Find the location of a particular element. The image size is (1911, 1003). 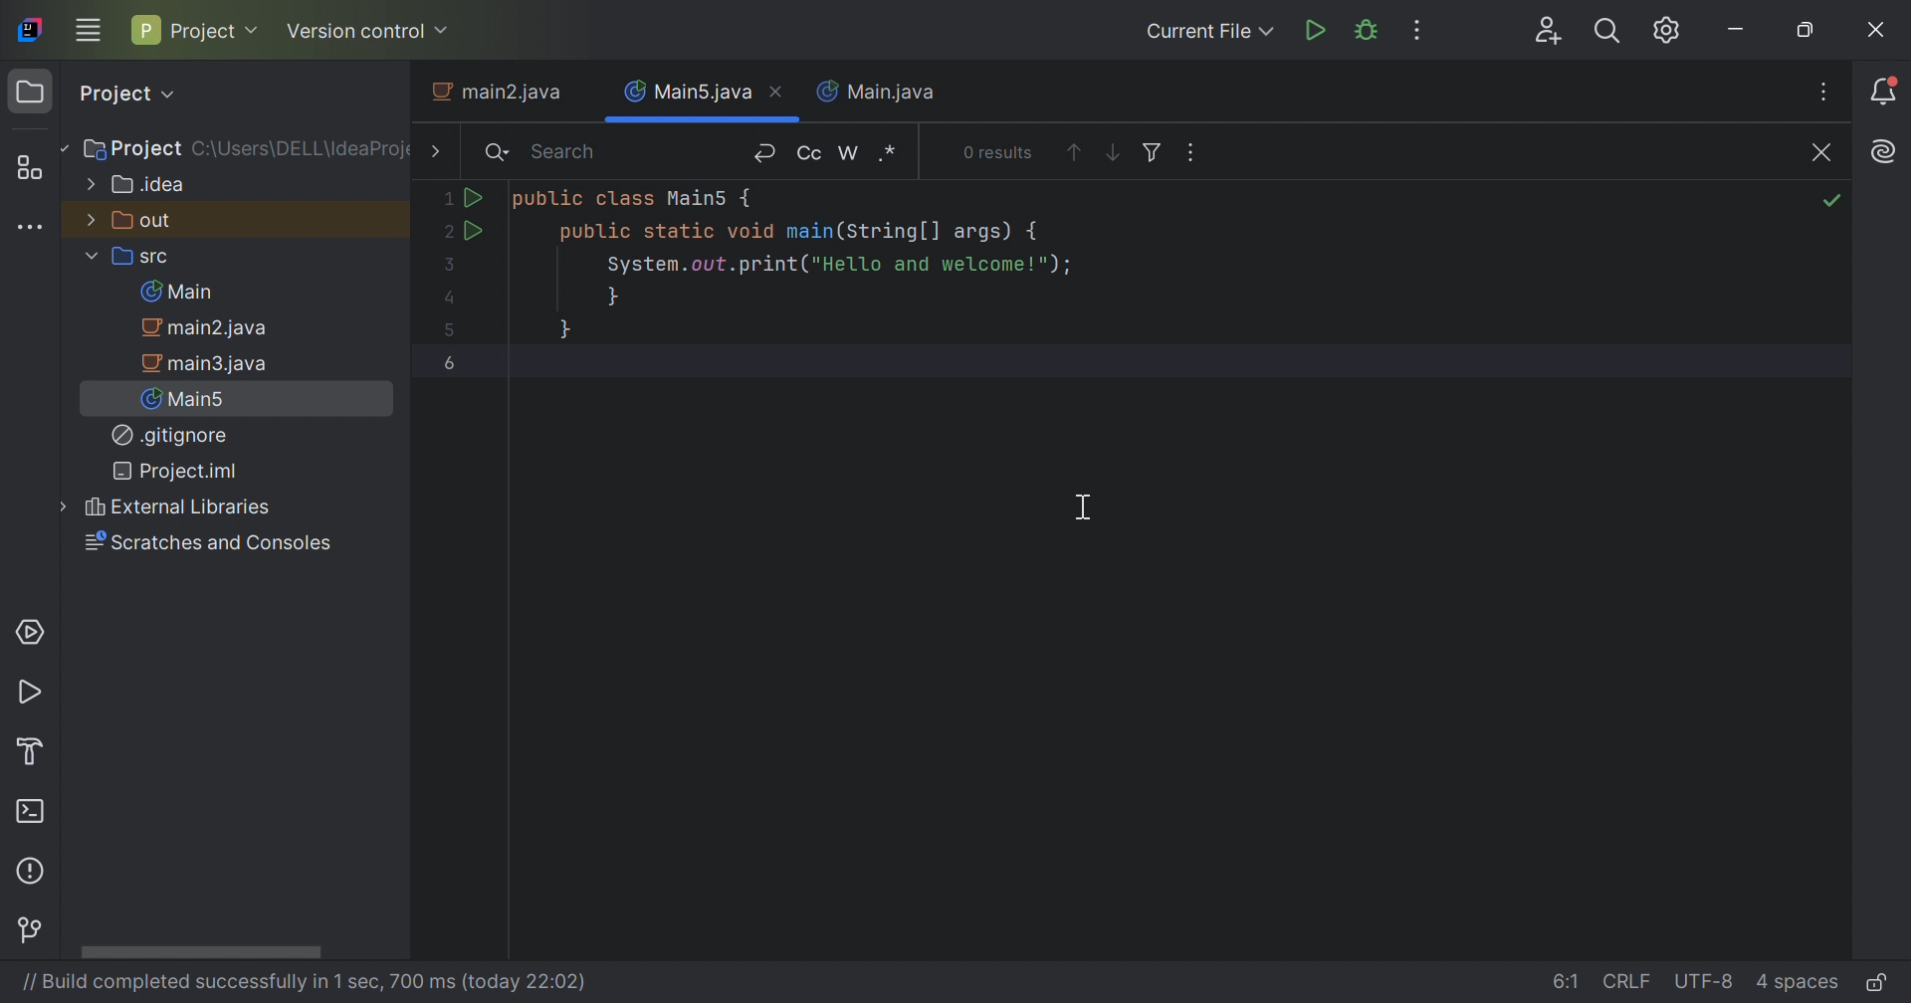

file encoding: UTF-8 is located at coordinates (1706, 982).